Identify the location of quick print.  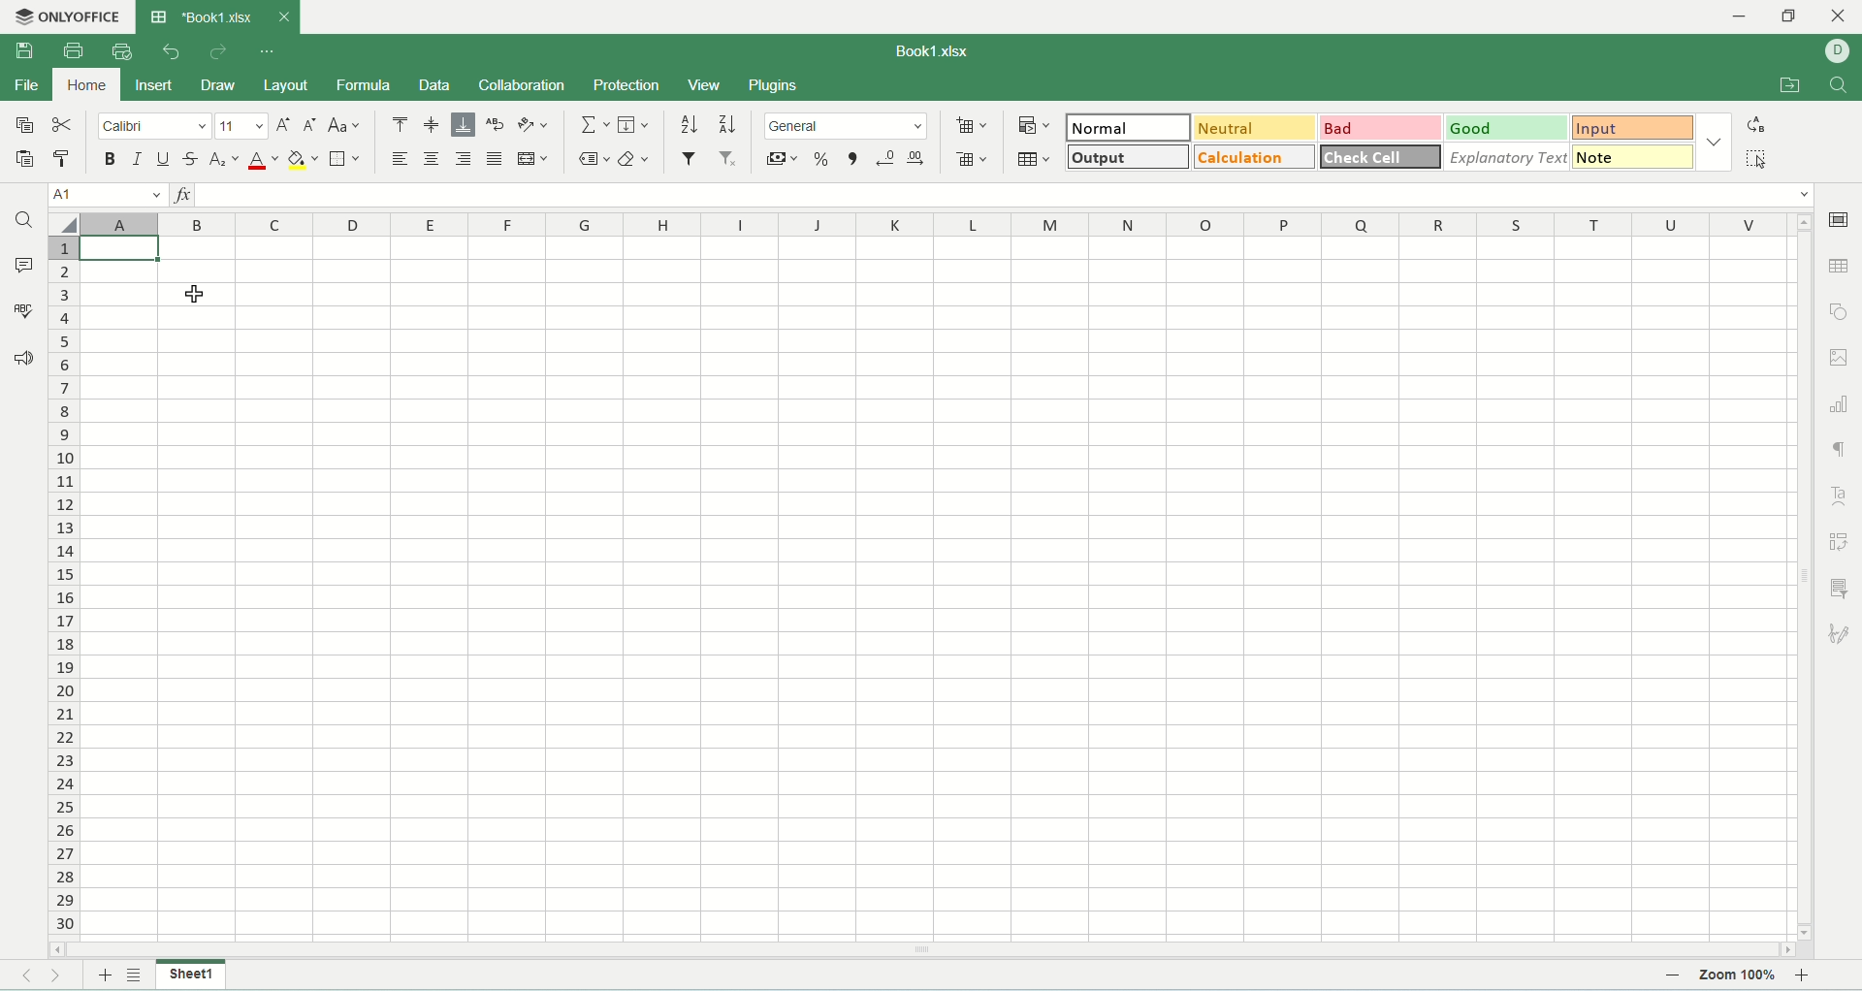
(123, 49).